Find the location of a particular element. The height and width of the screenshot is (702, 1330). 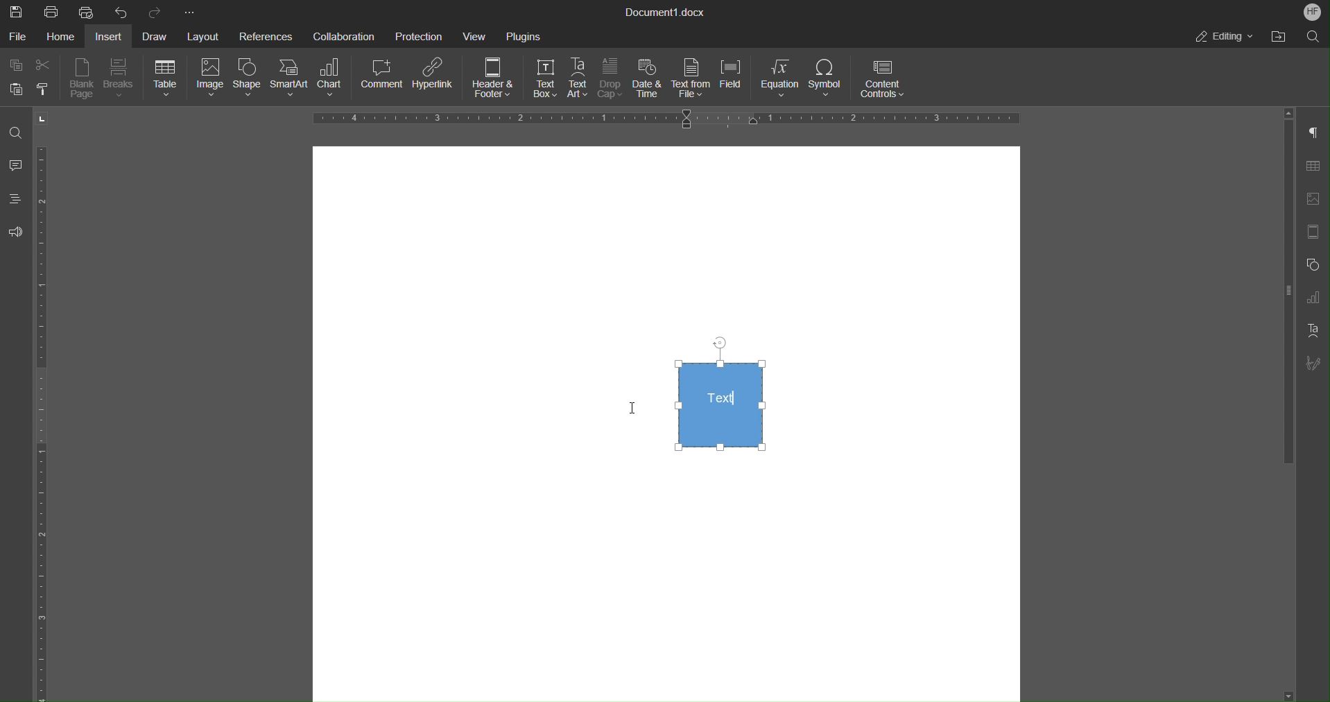

Vertical scroll bar is located at coordinates (1286, 297).